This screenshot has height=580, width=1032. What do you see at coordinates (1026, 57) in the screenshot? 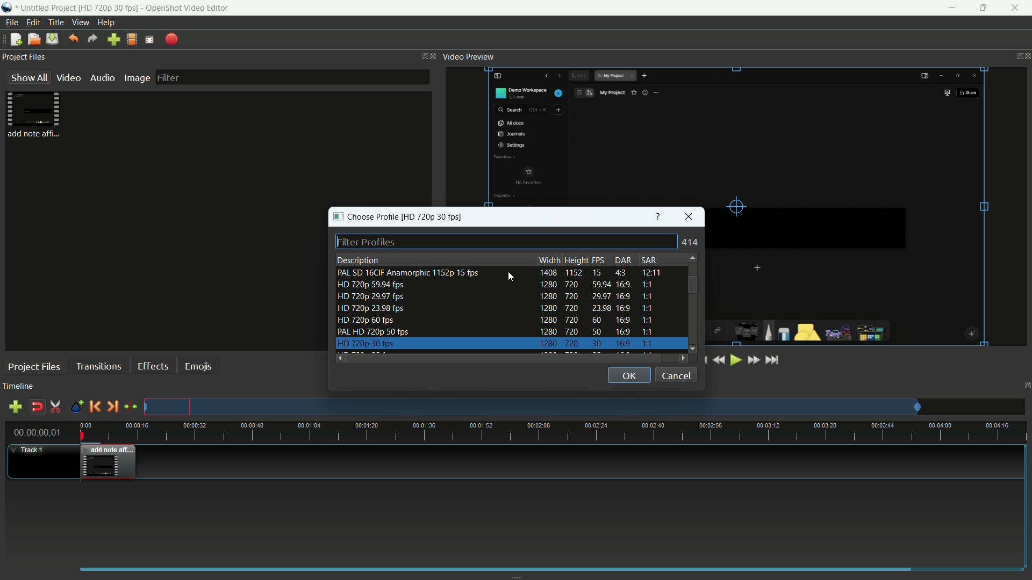
I see `close preview video` at bounding box center [1026, 57].